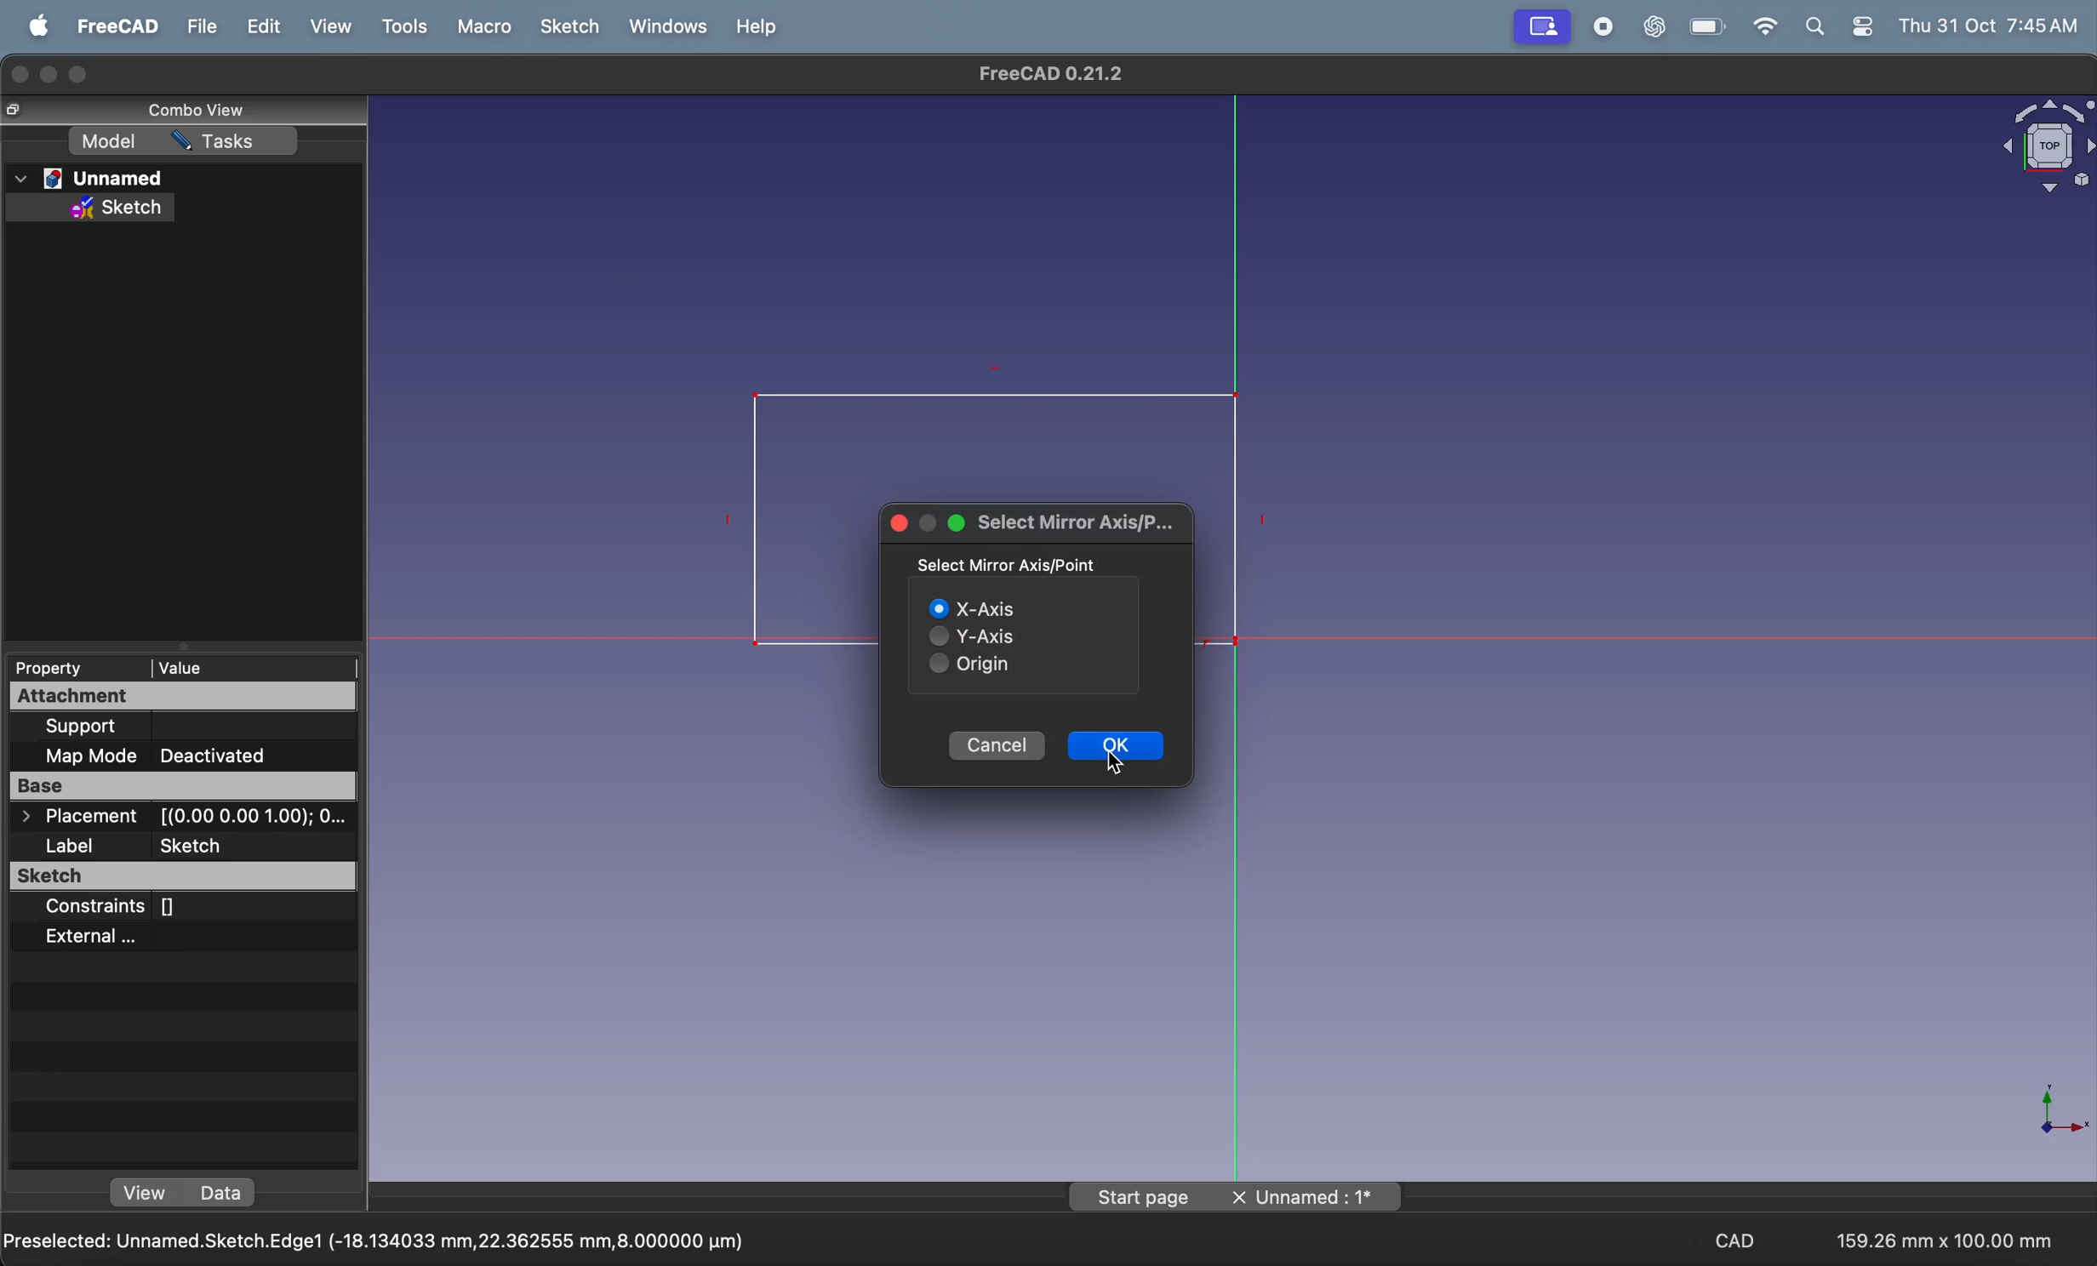 This screenshot has height=1266, width=2097. I want to click on axis, so click(2053, 1117).